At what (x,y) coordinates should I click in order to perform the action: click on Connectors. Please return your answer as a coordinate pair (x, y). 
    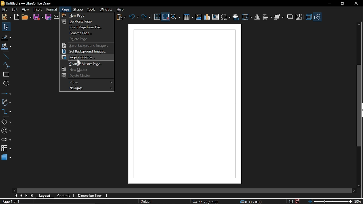
    Looking at the image, I should click on (6, 111).